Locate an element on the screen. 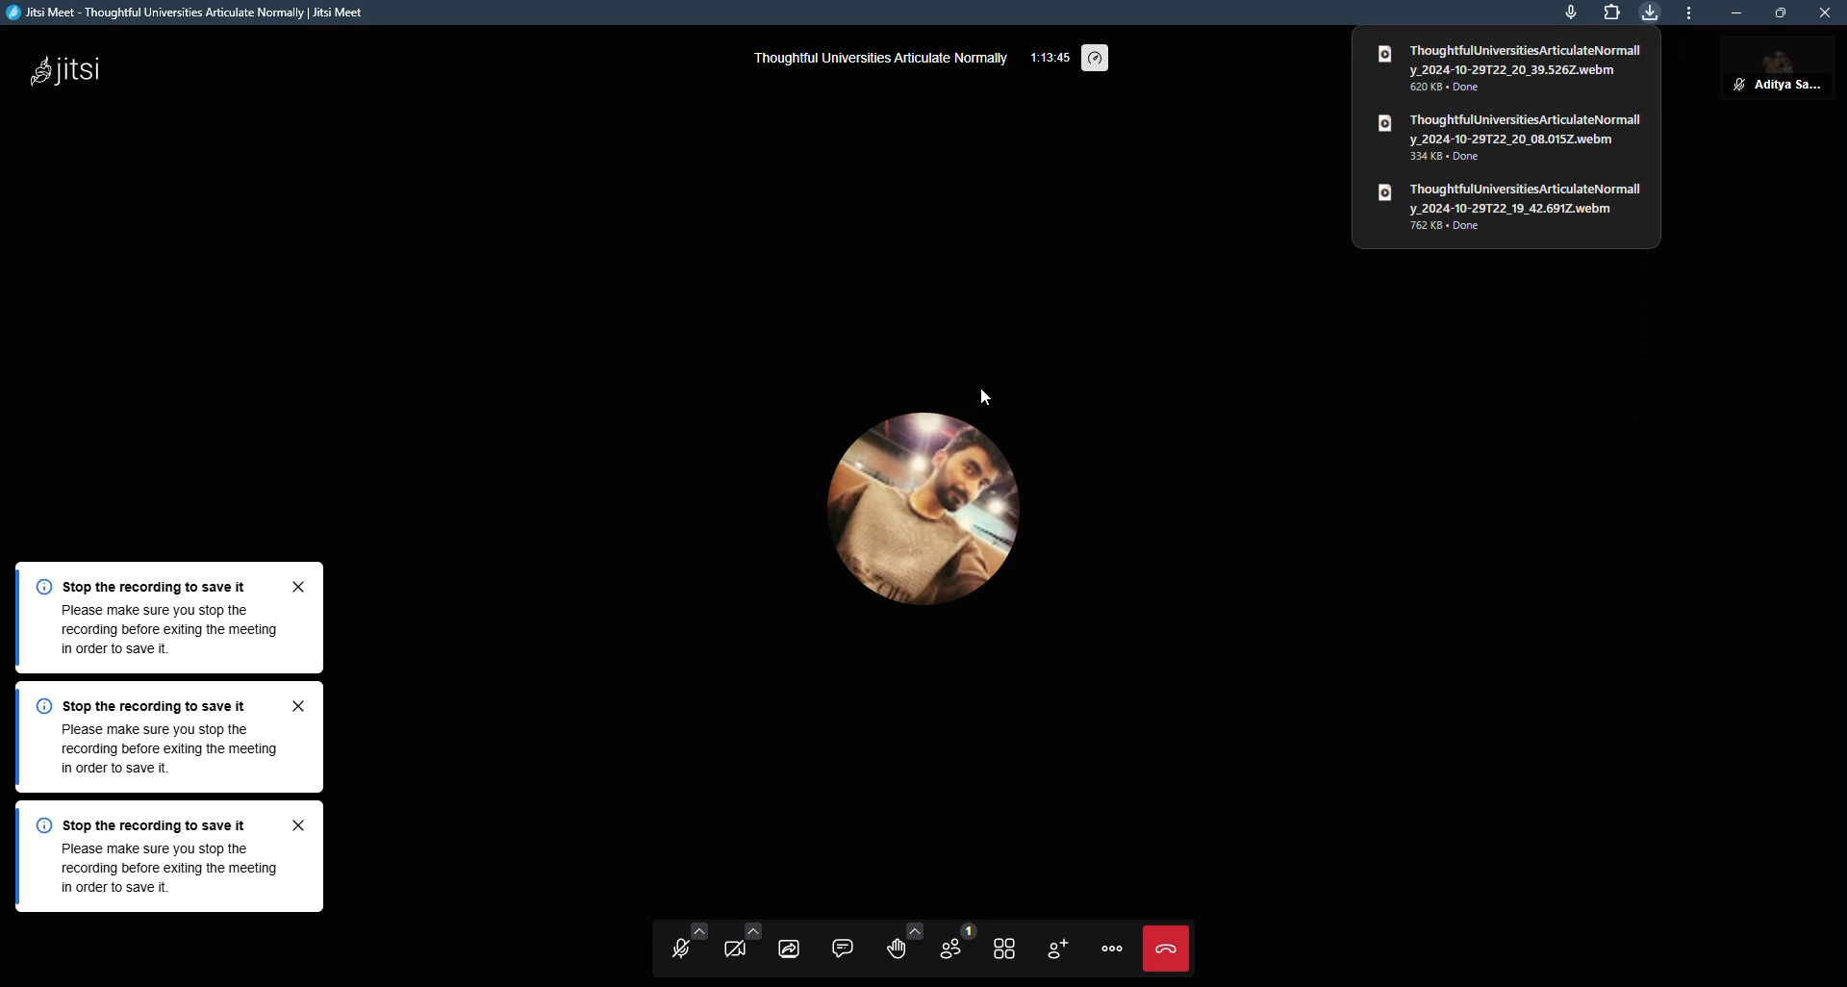 This screenshot has height=987, width=1847. 762 KB + Done is located at coordinates (1458, 228).